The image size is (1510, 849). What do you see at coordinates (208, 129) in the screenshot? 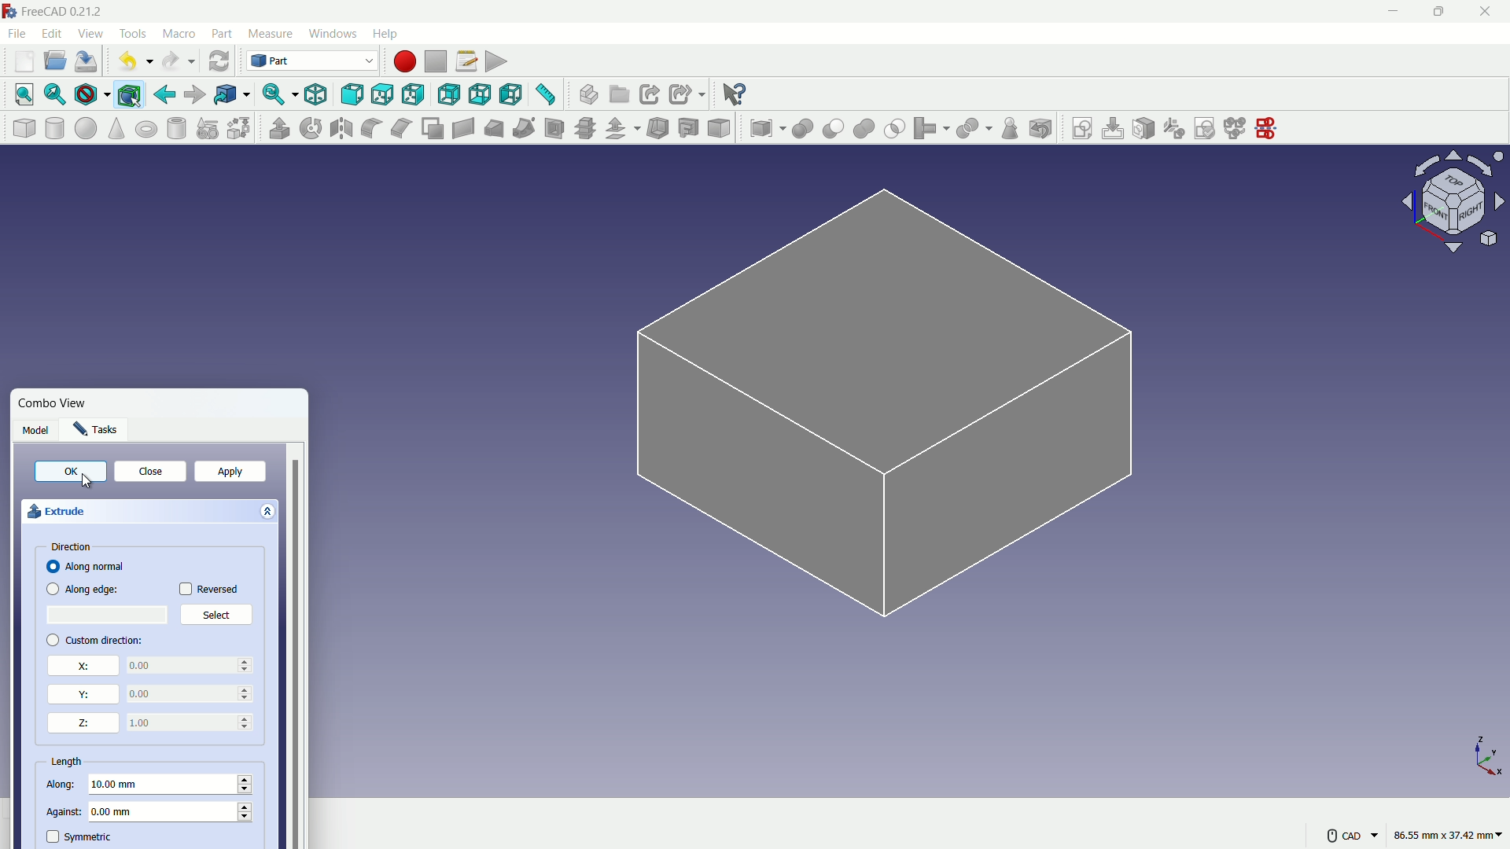
I see `create primitive` at bounding box center [208, 129].